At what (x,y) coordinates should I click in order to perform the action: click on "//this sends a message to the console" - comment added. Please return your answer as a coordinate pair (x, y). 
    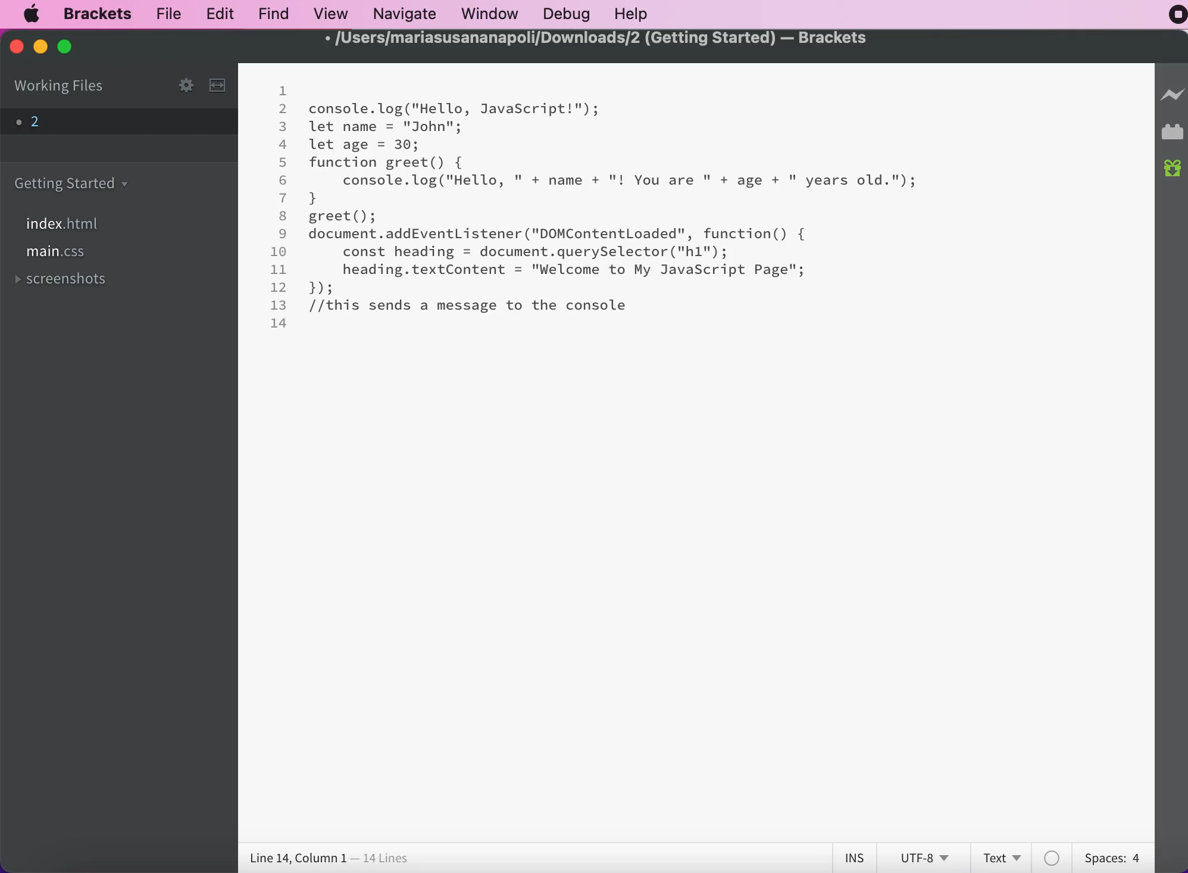
    Looking at the image, I should click on (469, 305).